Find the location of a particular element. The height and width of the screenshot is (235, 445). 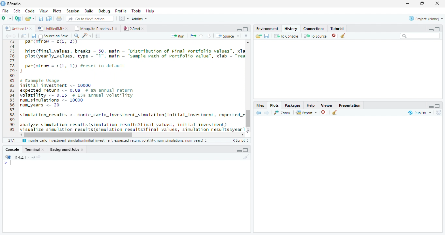

Addins is located at coordinates (140, 19).